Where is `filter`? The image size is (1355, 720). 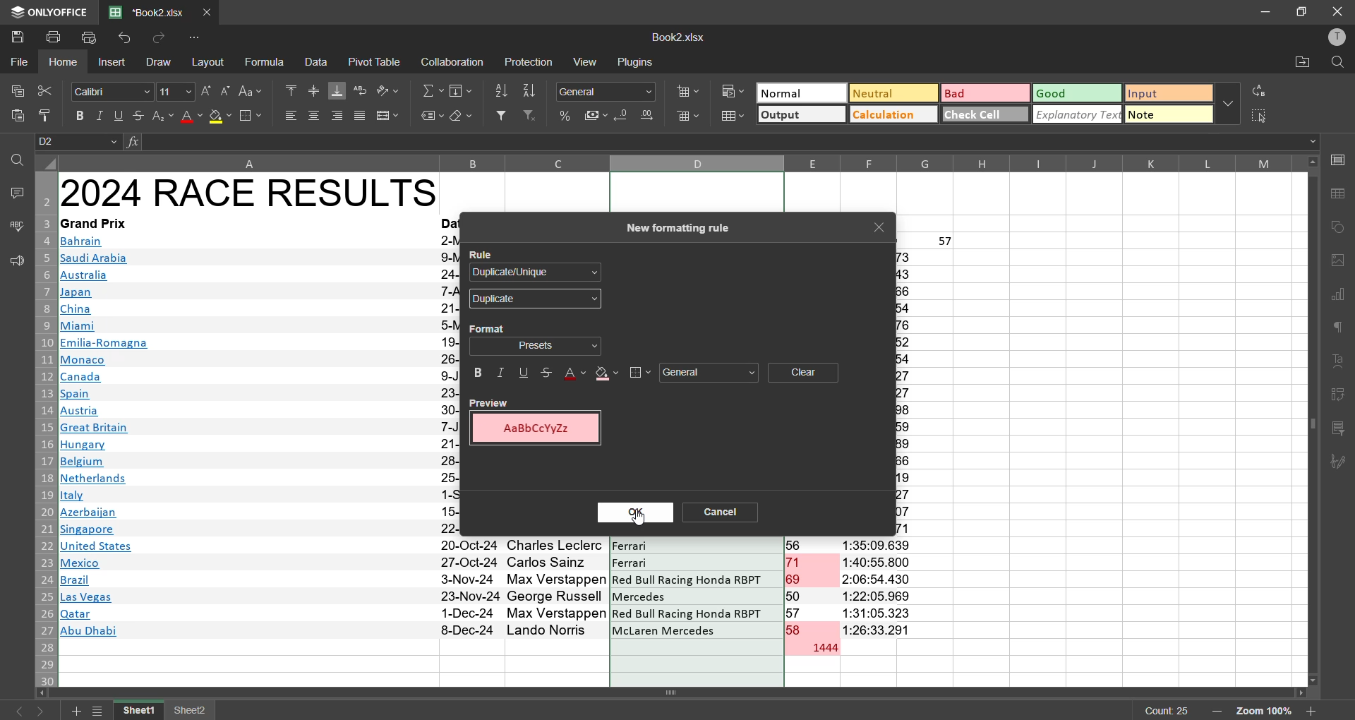 filter is located at coordinates (501, 115).